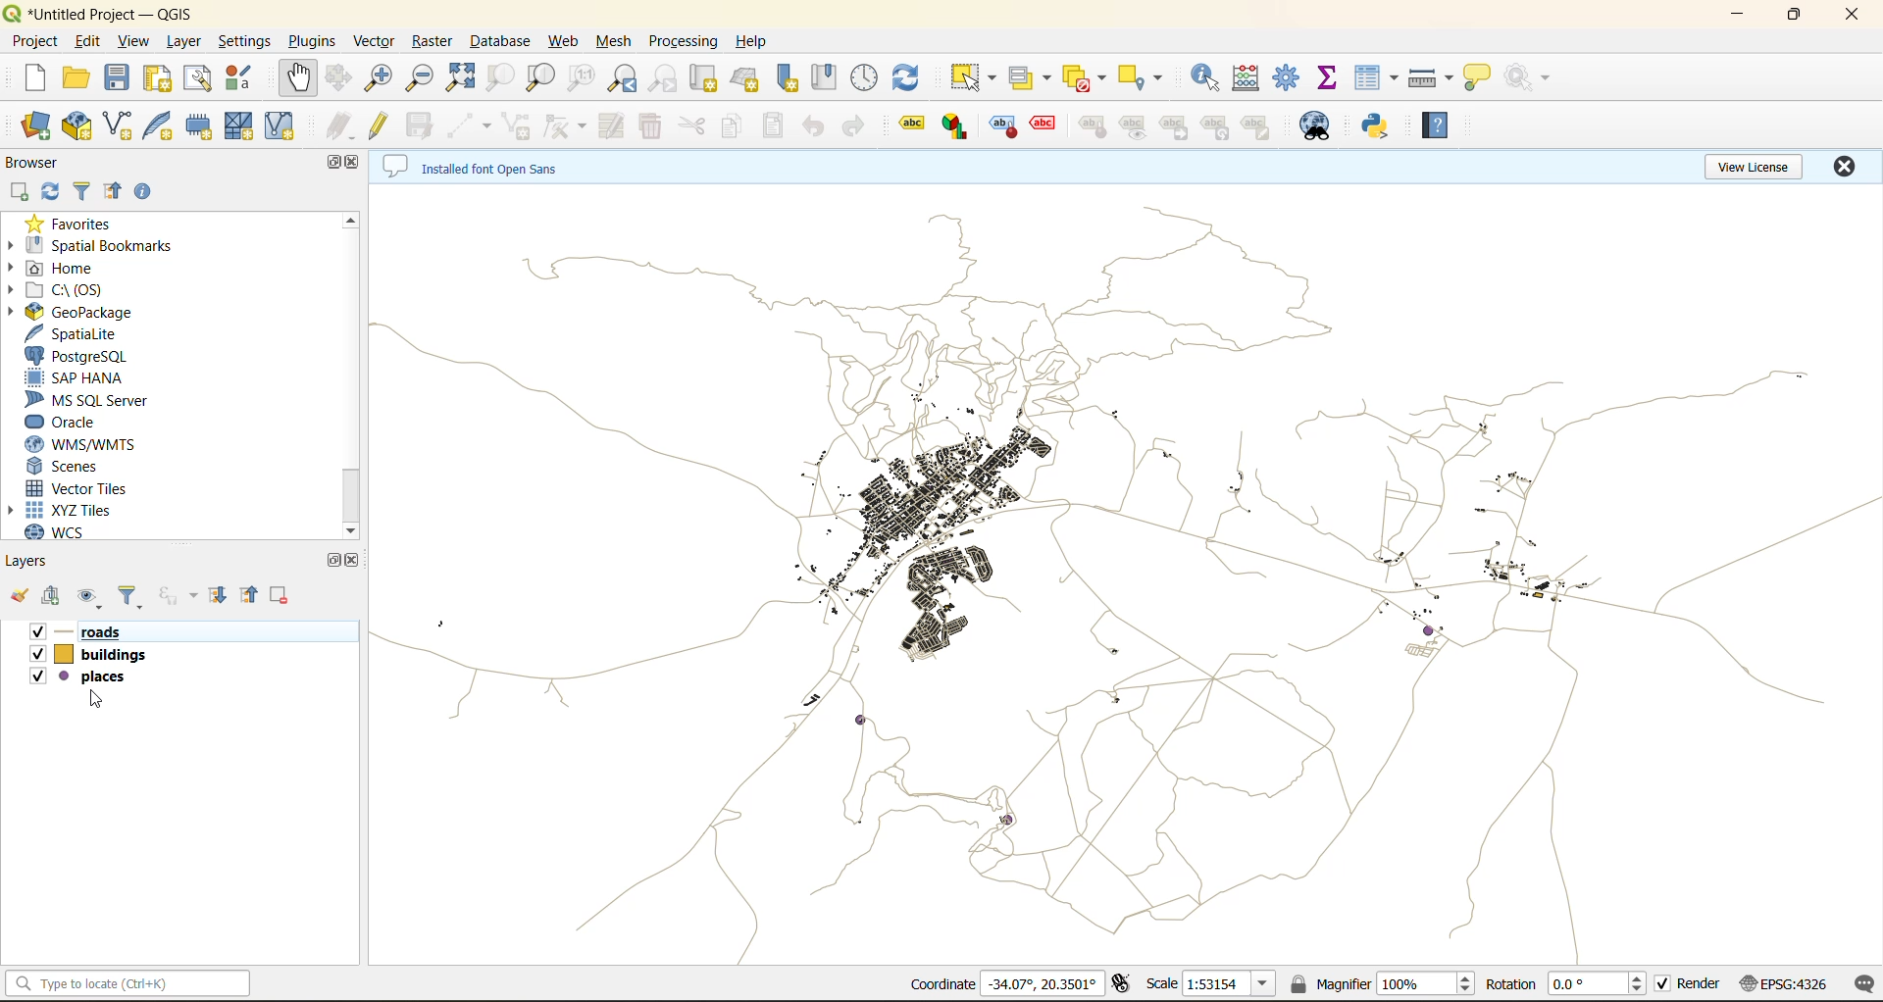 The image size is (1883, 1002). I want to click on scale, so click(1217, 984).